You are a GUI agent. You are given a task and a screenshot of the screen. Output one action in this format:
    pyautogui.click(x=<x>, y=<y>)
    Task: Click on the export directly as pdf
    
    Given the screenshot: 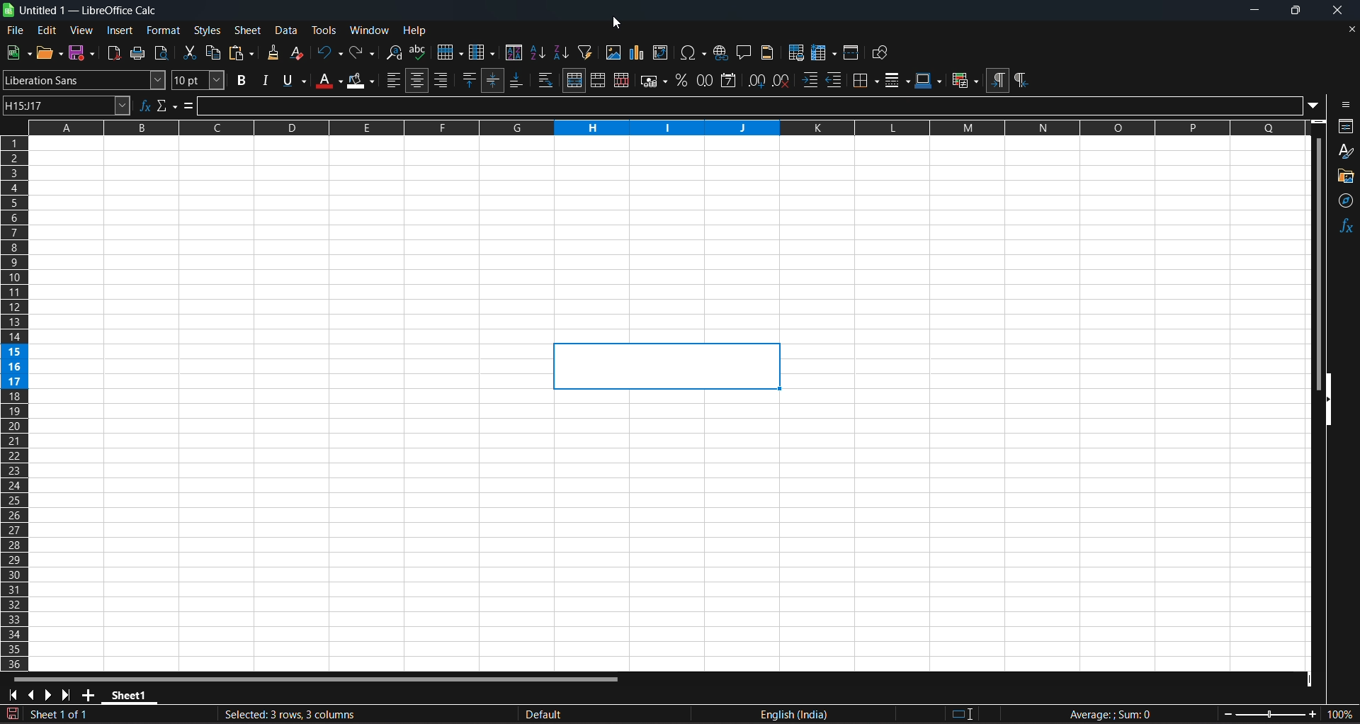 What is the action you would take?
    pyautogui.click(x=111, y=52)
    